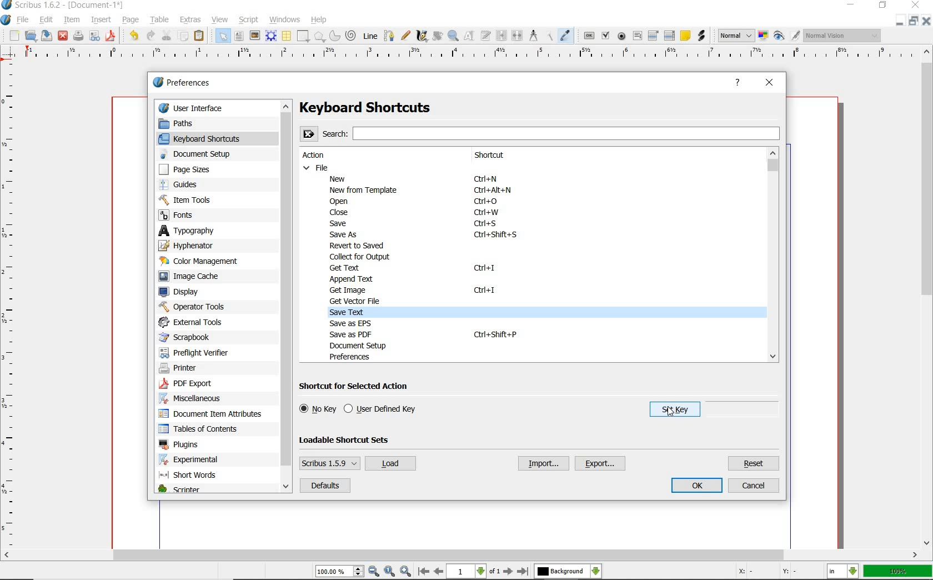 The image size is (933, 580). Describe the element at coordinates (183, 369) in the screenshot. I see `printer` at that location.